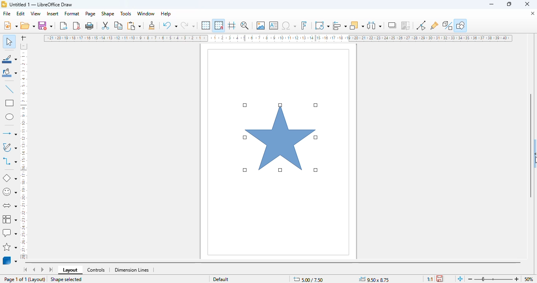  I want to click on edit, so click(20, 13).